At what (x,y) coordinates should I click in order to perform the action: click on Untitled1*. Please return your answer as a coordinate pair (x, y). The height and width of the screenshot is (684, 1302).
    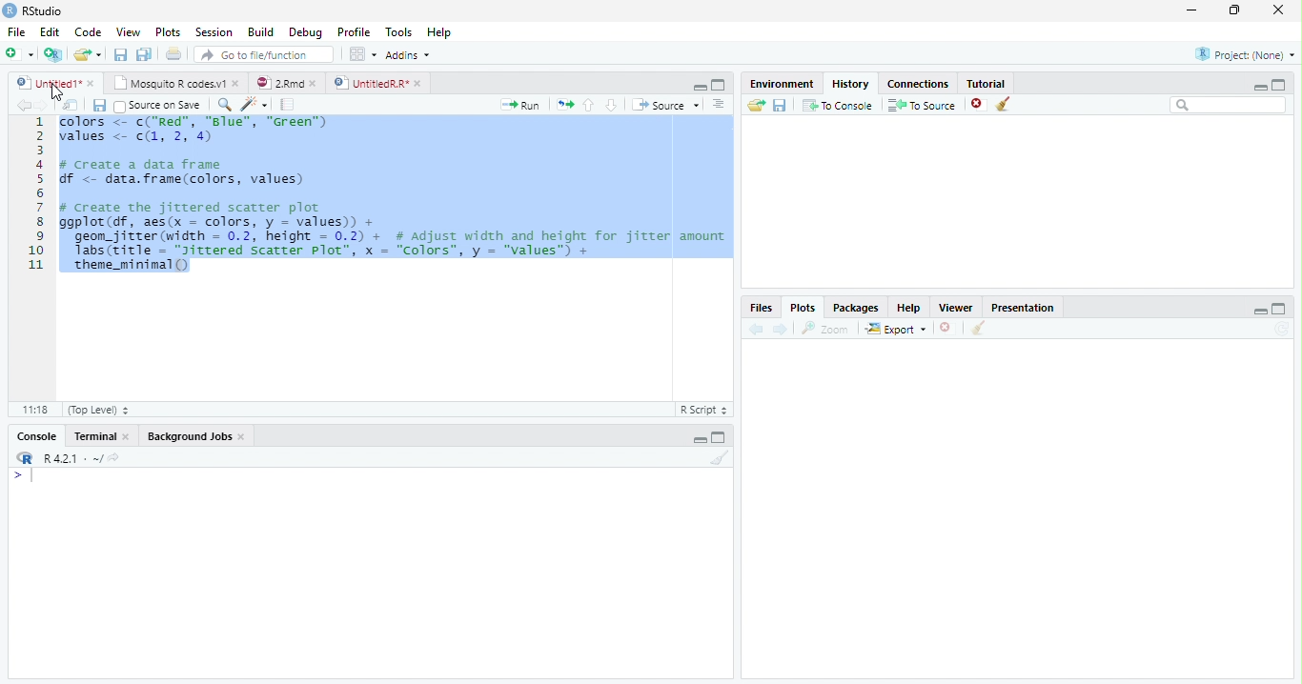
    Looking at the image, I should click on (48, 84).